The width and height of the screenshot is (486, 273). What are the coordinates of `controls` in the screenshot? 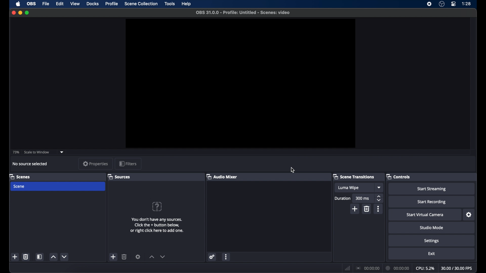 It's located at (399, 177).